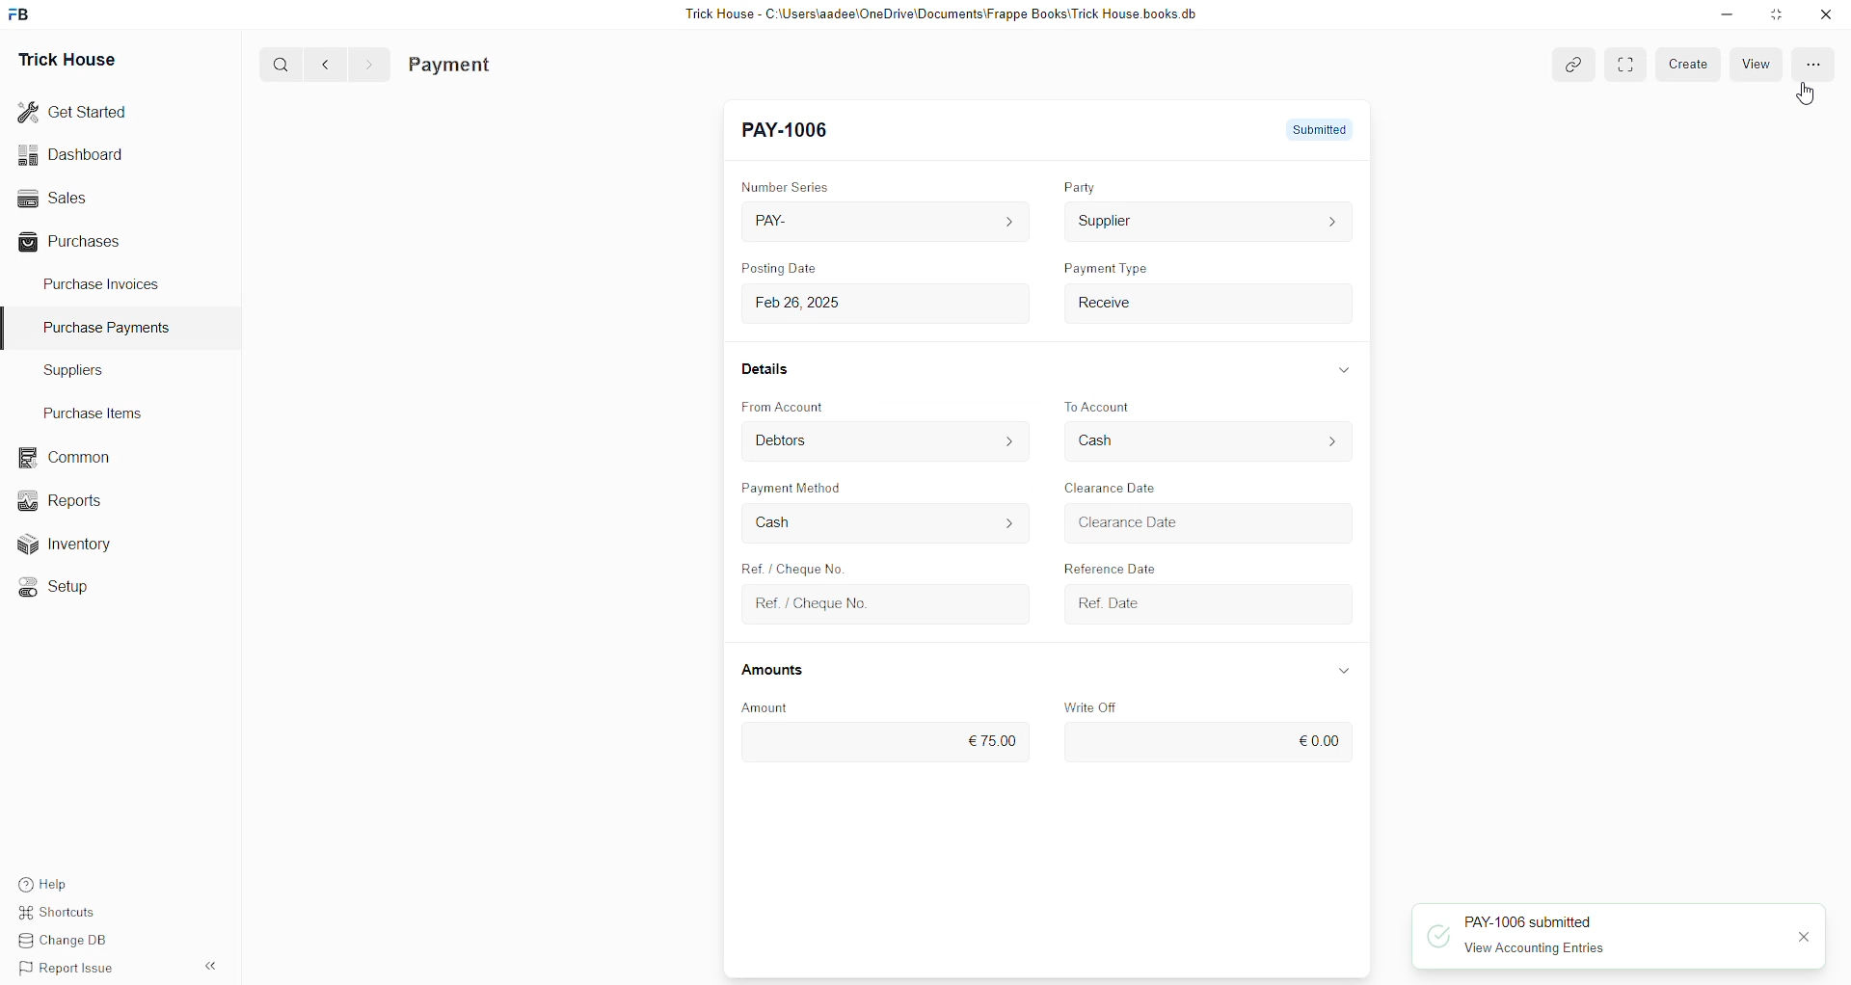 The height and width of the screenshot is (985, 1851). I want to click on Ref. / Cheque No., so click(803, 569).